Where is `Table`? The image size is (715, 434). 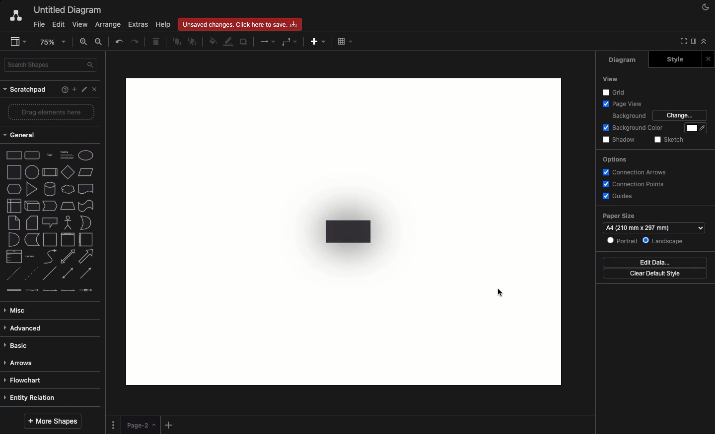
Table is located at coordinates (347, 42).